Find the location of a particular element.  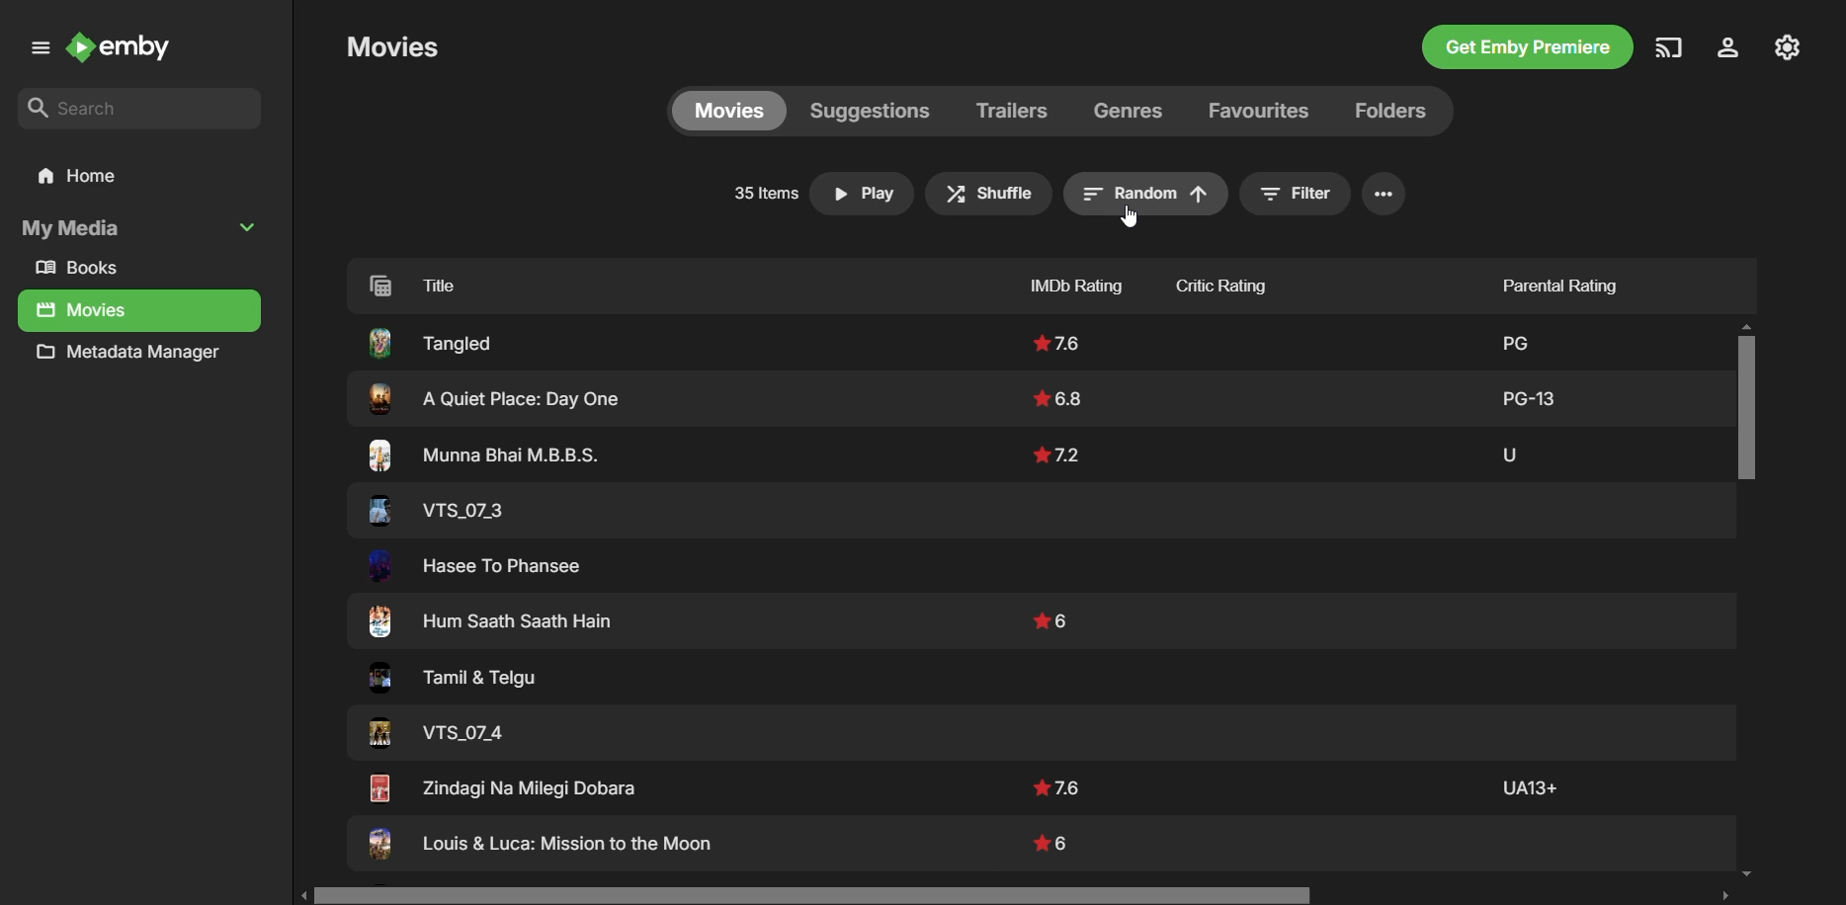

Settings is located at coordinates (1384, 194).